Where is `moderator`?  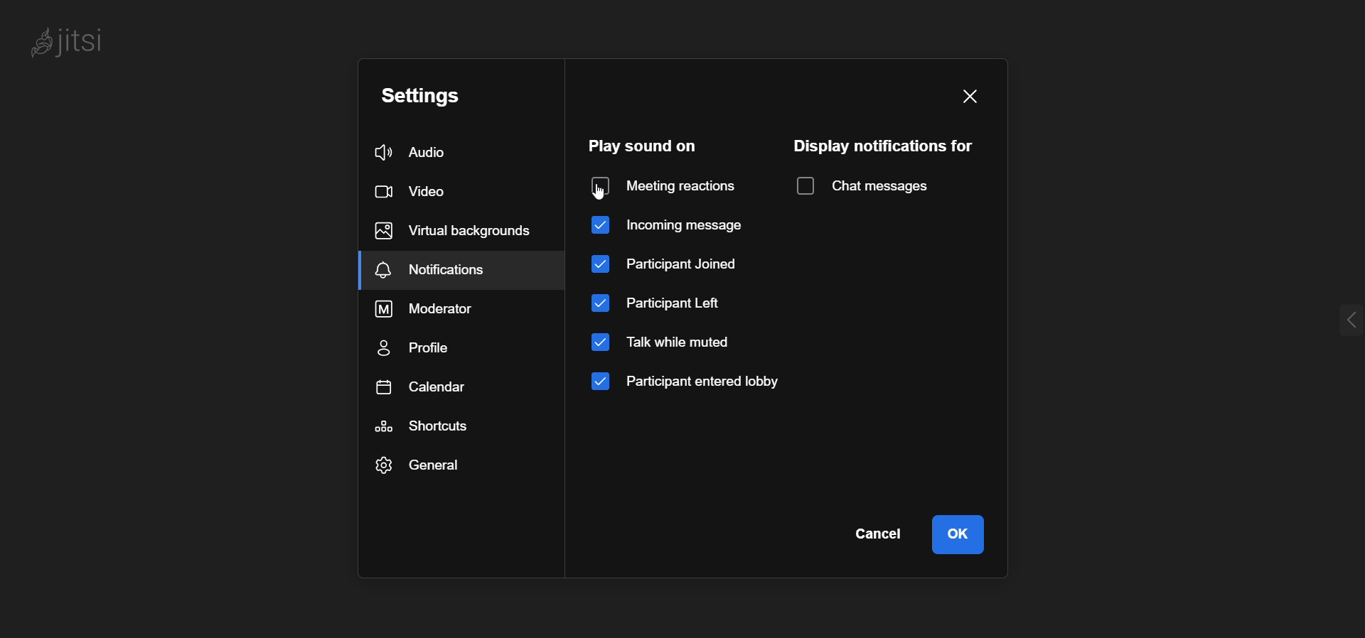 moderator is located at coordinates (425, 309).